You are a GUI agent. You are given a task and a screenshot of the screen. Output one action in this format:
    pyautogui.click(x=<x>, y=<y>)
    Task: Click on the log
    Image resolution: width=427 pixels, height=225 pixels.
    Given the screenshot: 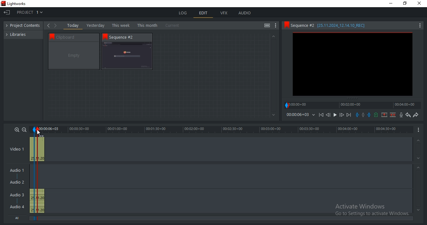 What is the action you would take?
    pyautogui.click(x=183, y=13)
    